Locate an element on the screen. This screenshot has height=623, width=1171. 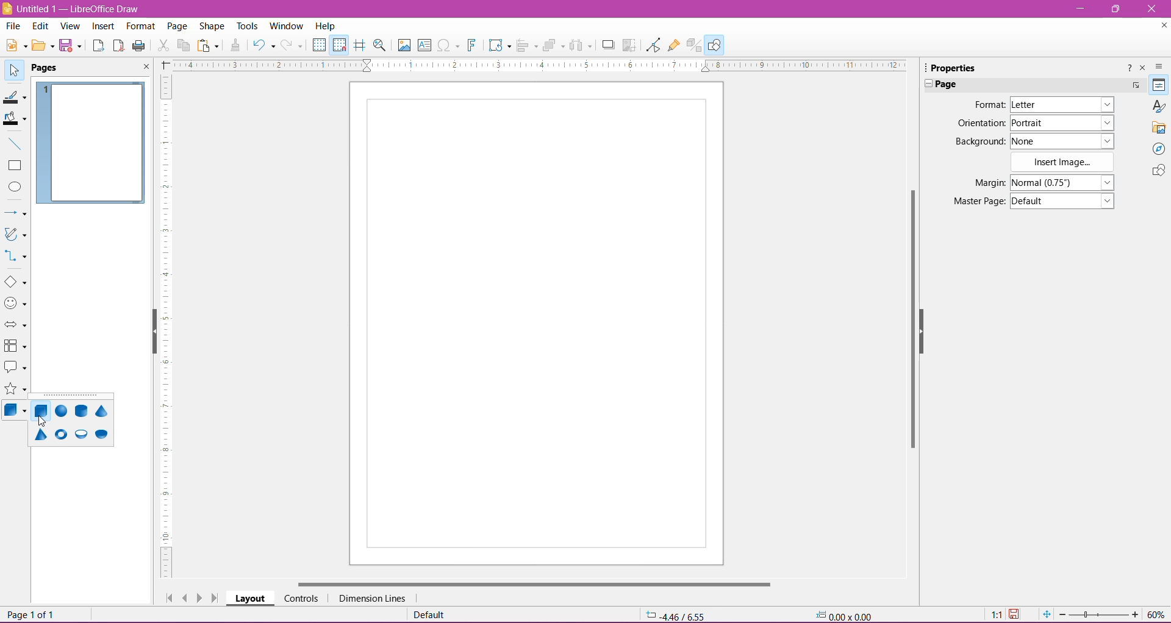
Cube is located at coordinates (41, 413).